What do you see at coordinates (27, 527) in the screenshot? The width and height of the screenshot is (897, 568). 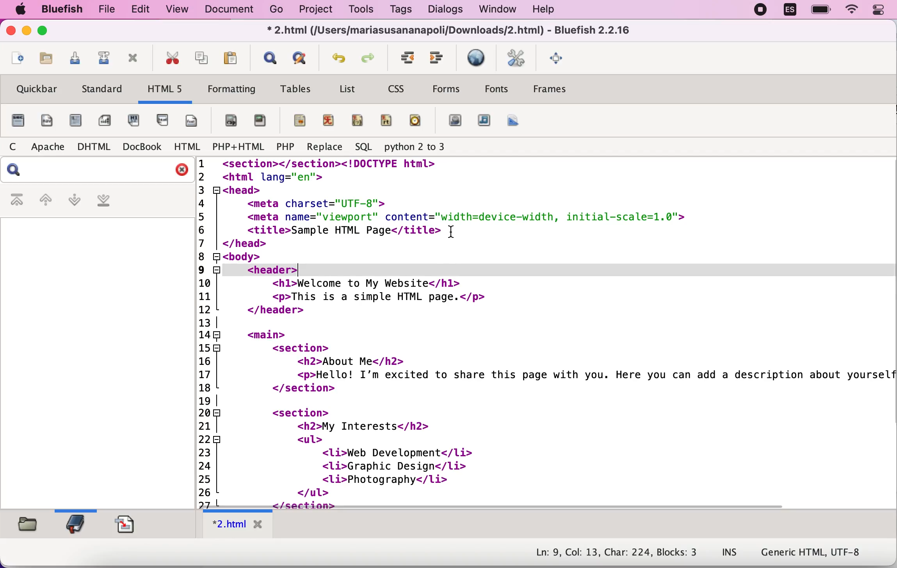 I see `filebrowser` at bounding box center [27, 527].